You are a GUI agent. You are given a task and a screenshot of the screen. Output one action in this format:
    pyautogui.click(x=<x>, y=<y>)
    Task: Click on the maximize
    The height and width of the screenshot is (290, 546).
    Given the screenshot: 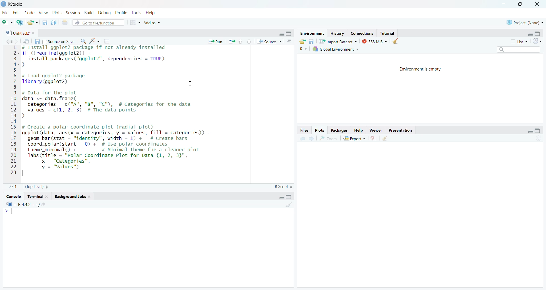 What is the action you would take?
    pyautogui.click(x=518, y=4)
    